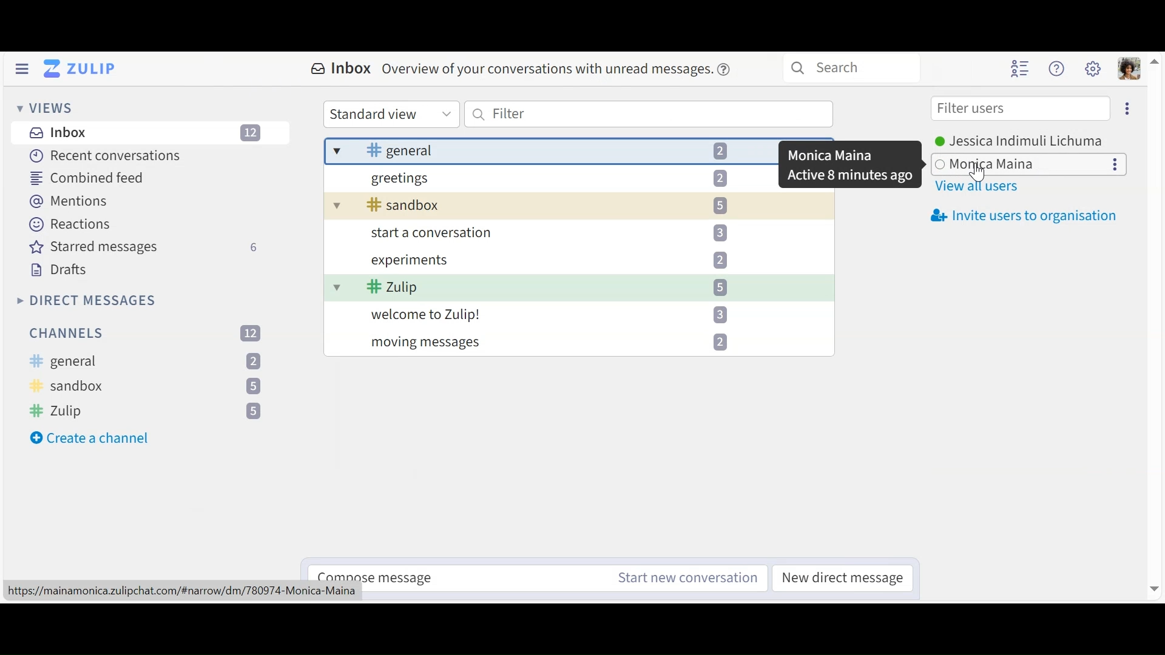 Image resolution: width=1165 pixels, height=655 pixels. I want to click on Recent Conversations, so click(108, 156).